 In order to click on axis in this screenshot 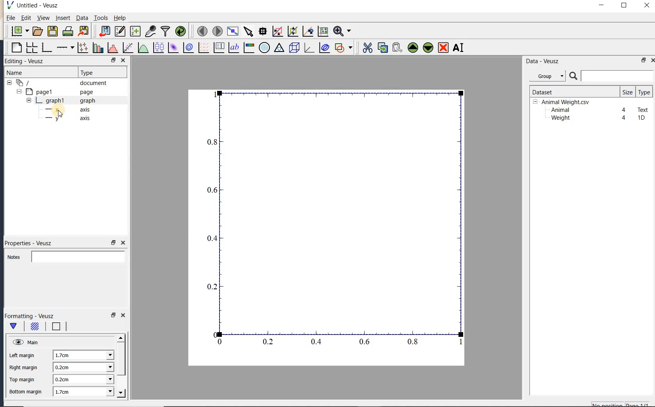, I will do `click(66, 119)`.